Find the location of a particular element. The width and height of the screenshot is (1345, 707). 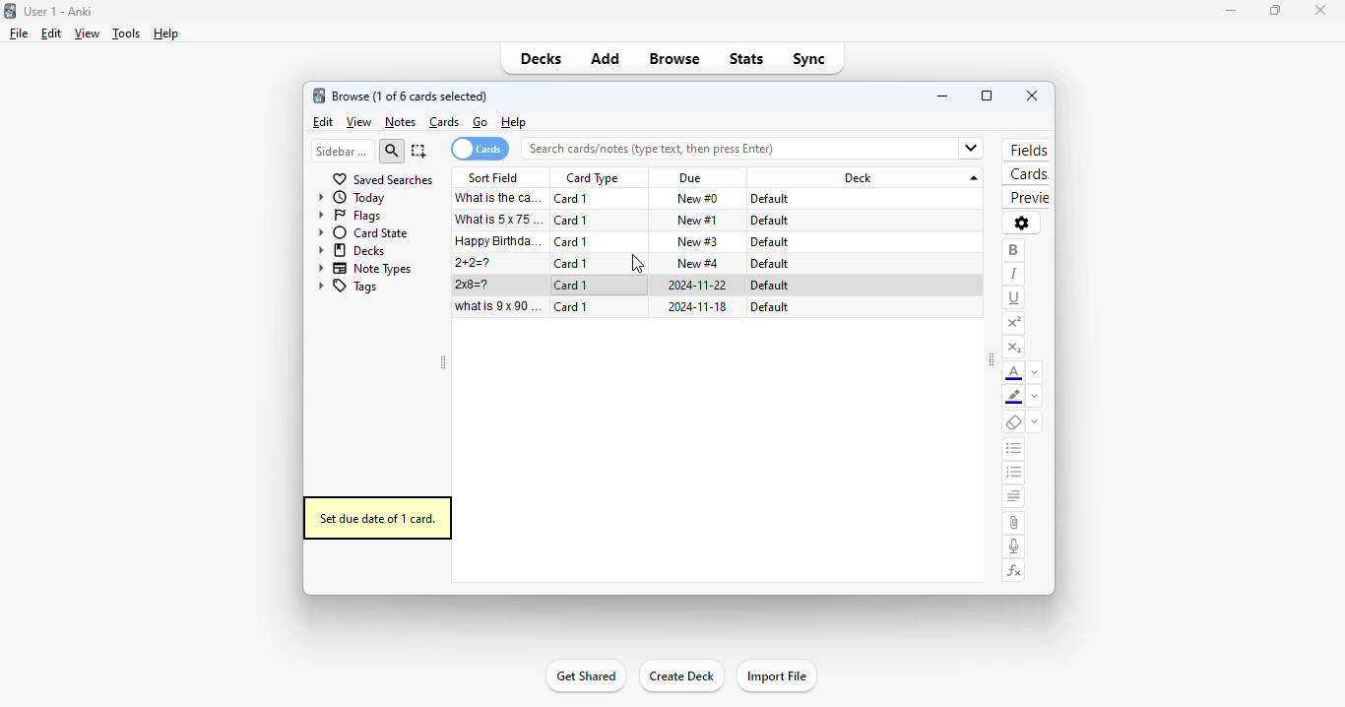

view is located at coordinates (86, 33).